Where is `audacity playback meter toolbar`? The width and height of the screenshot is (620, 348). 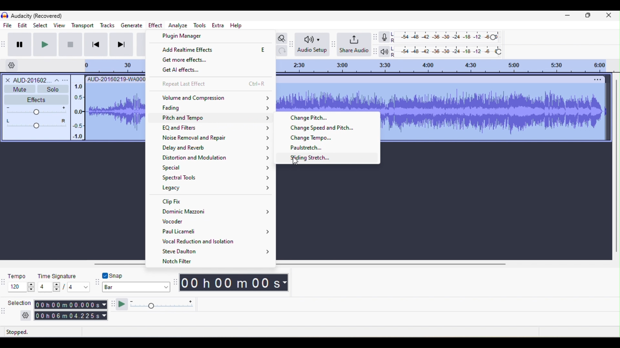
audacity playback meter toolbar is located at coordinates (377, 51).